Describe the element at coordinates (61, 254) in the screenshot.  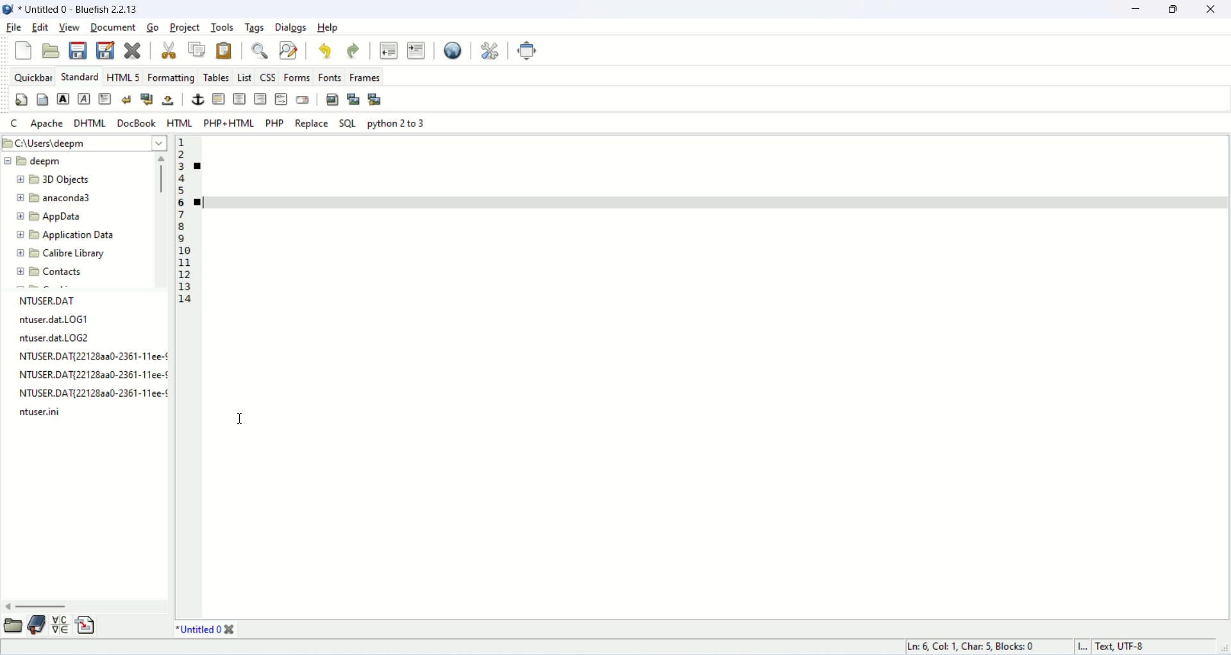
I see `folder name` at that location.